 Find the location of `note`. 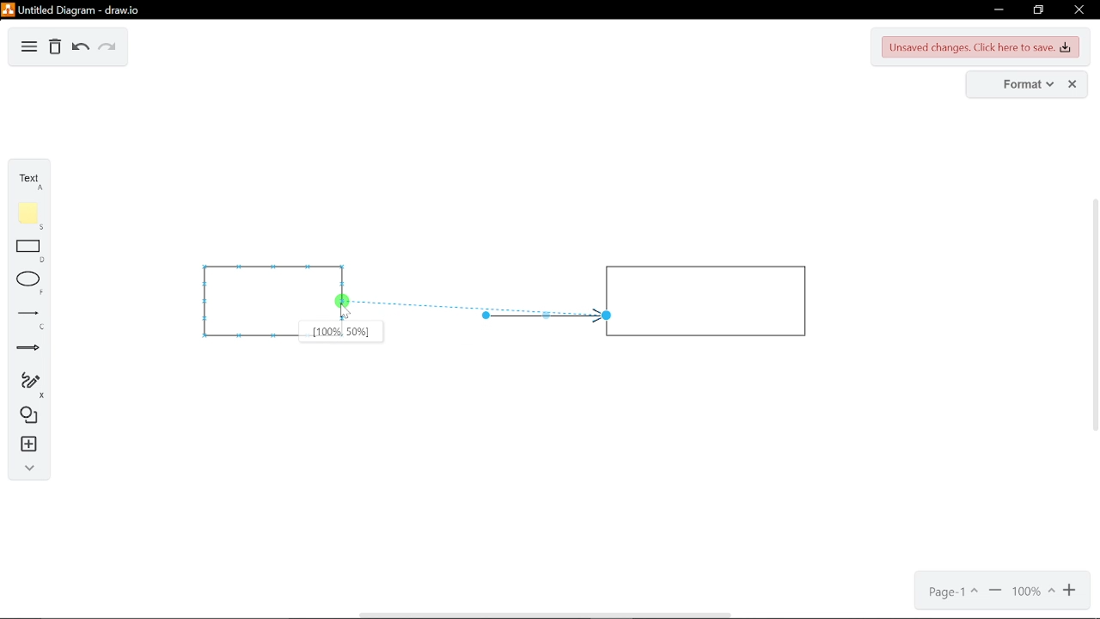

note is located at coordinates (27, 215).